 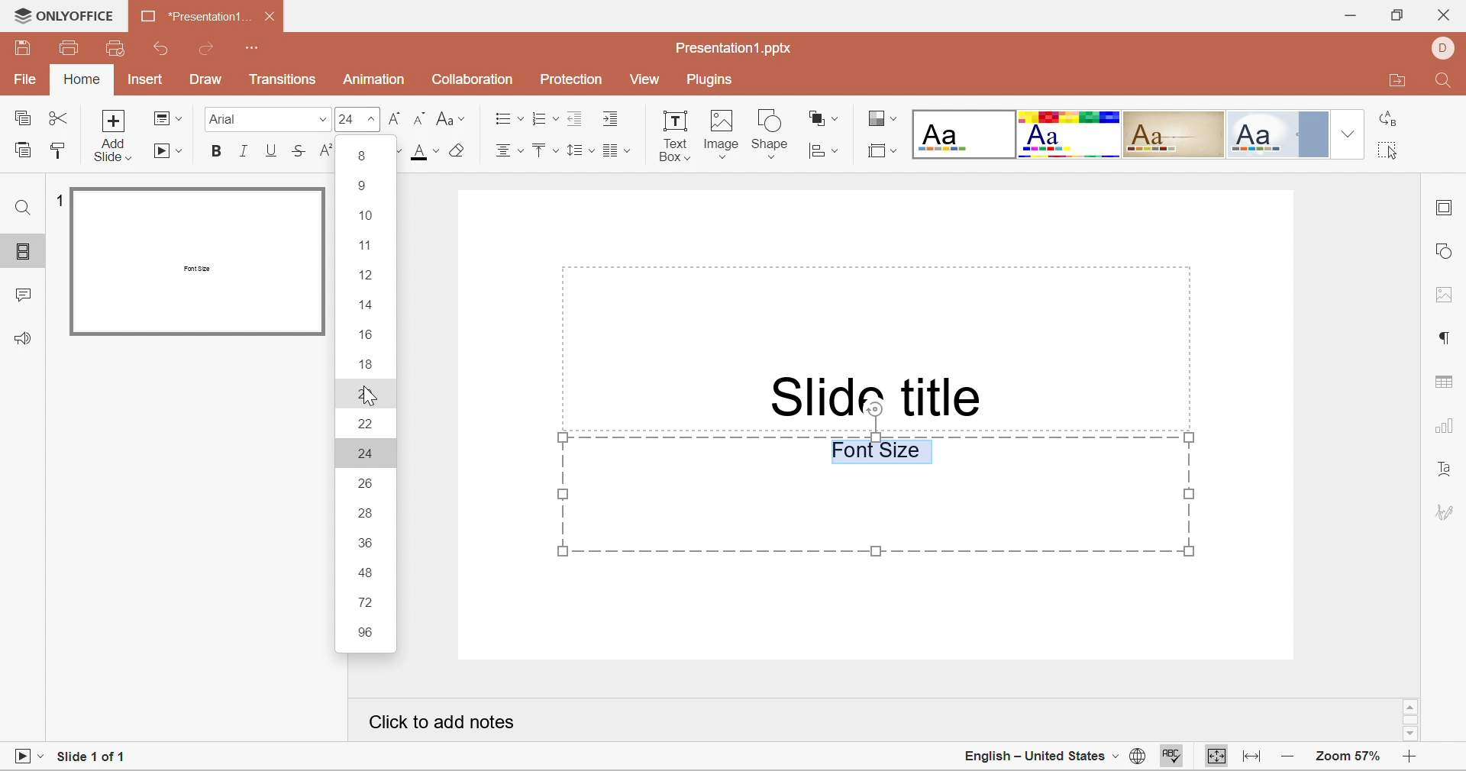 I want to click on Restore Down, so click(x=1397, y=17).